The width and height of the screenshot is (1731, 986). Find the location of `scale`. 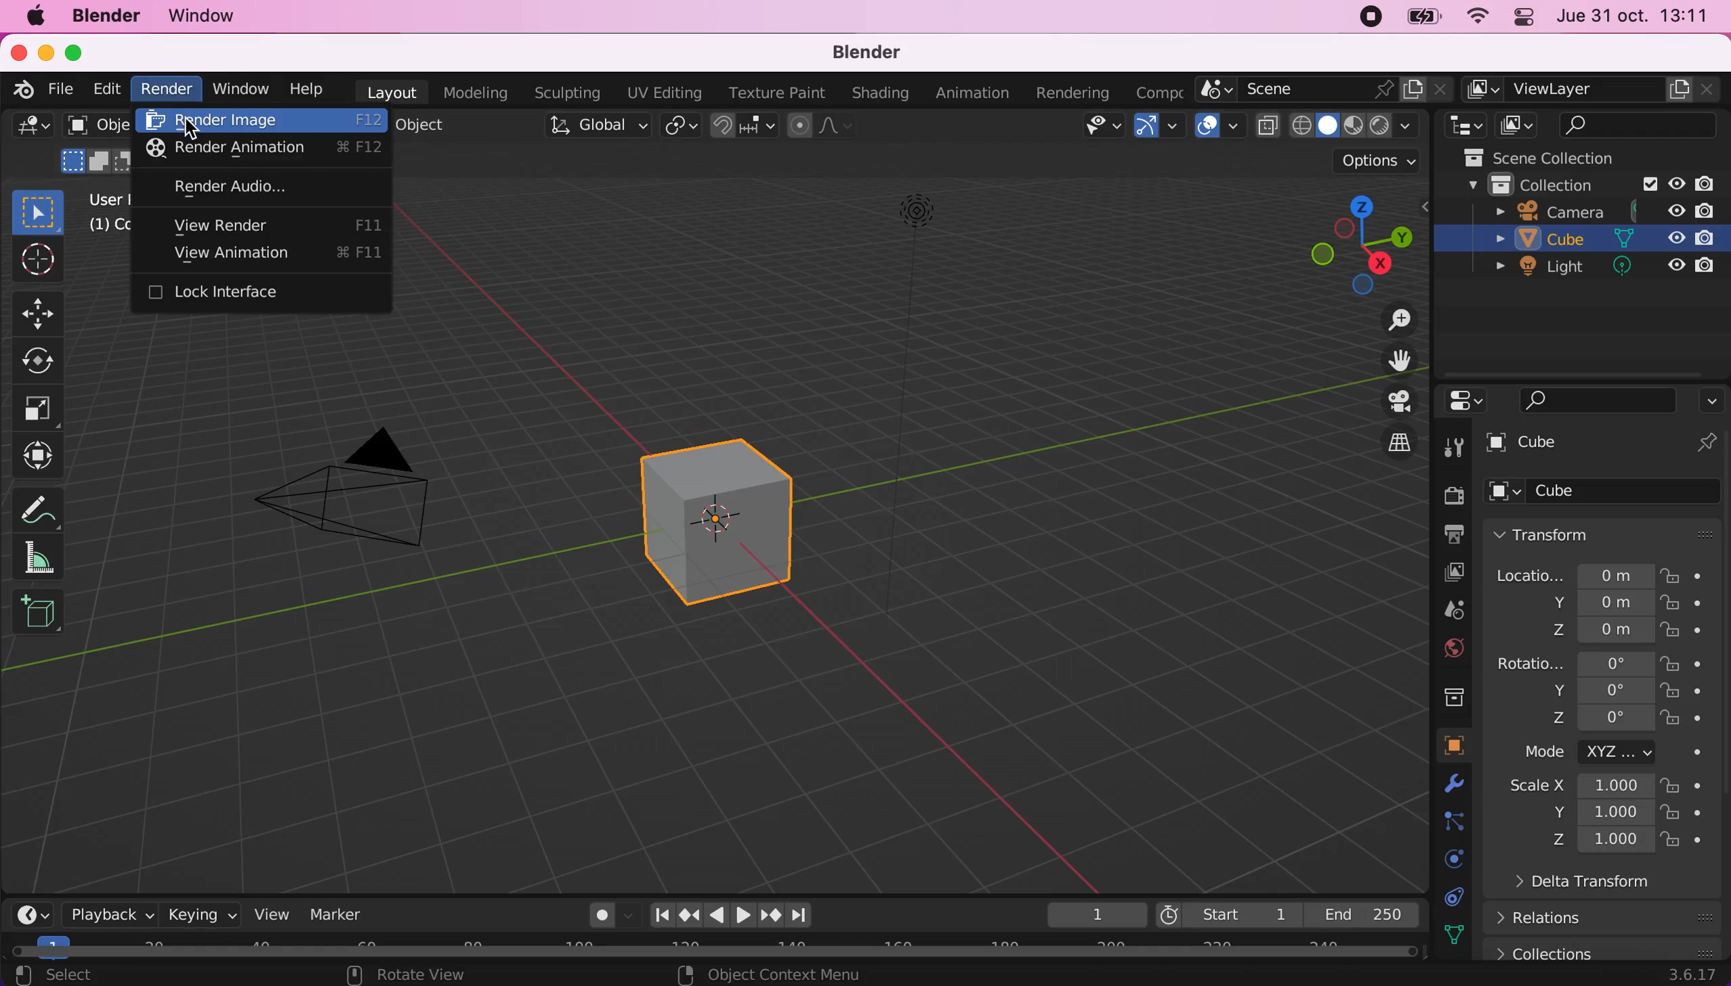

scale is located at coordinates (39, 406).